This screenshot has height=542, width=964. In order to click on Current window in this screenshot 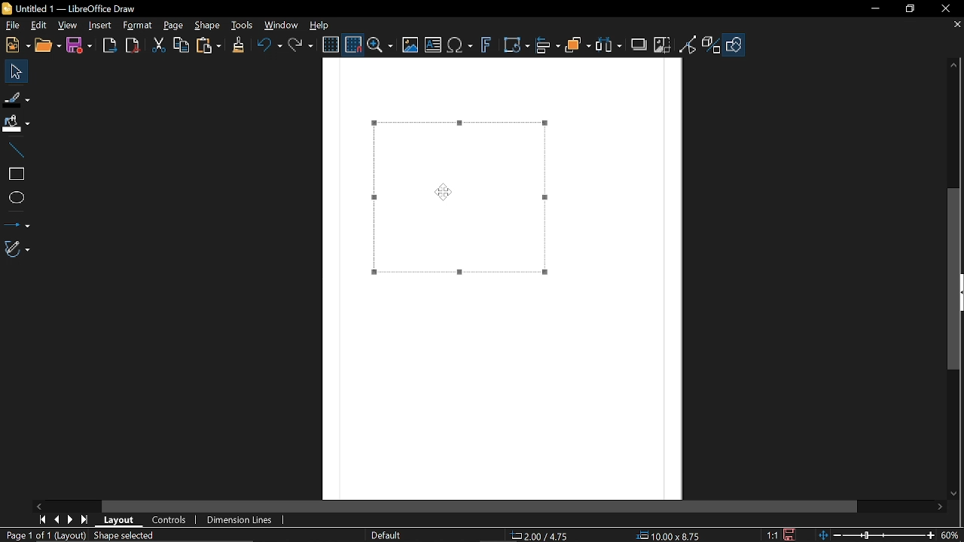, I will do `click(72, 9)`.